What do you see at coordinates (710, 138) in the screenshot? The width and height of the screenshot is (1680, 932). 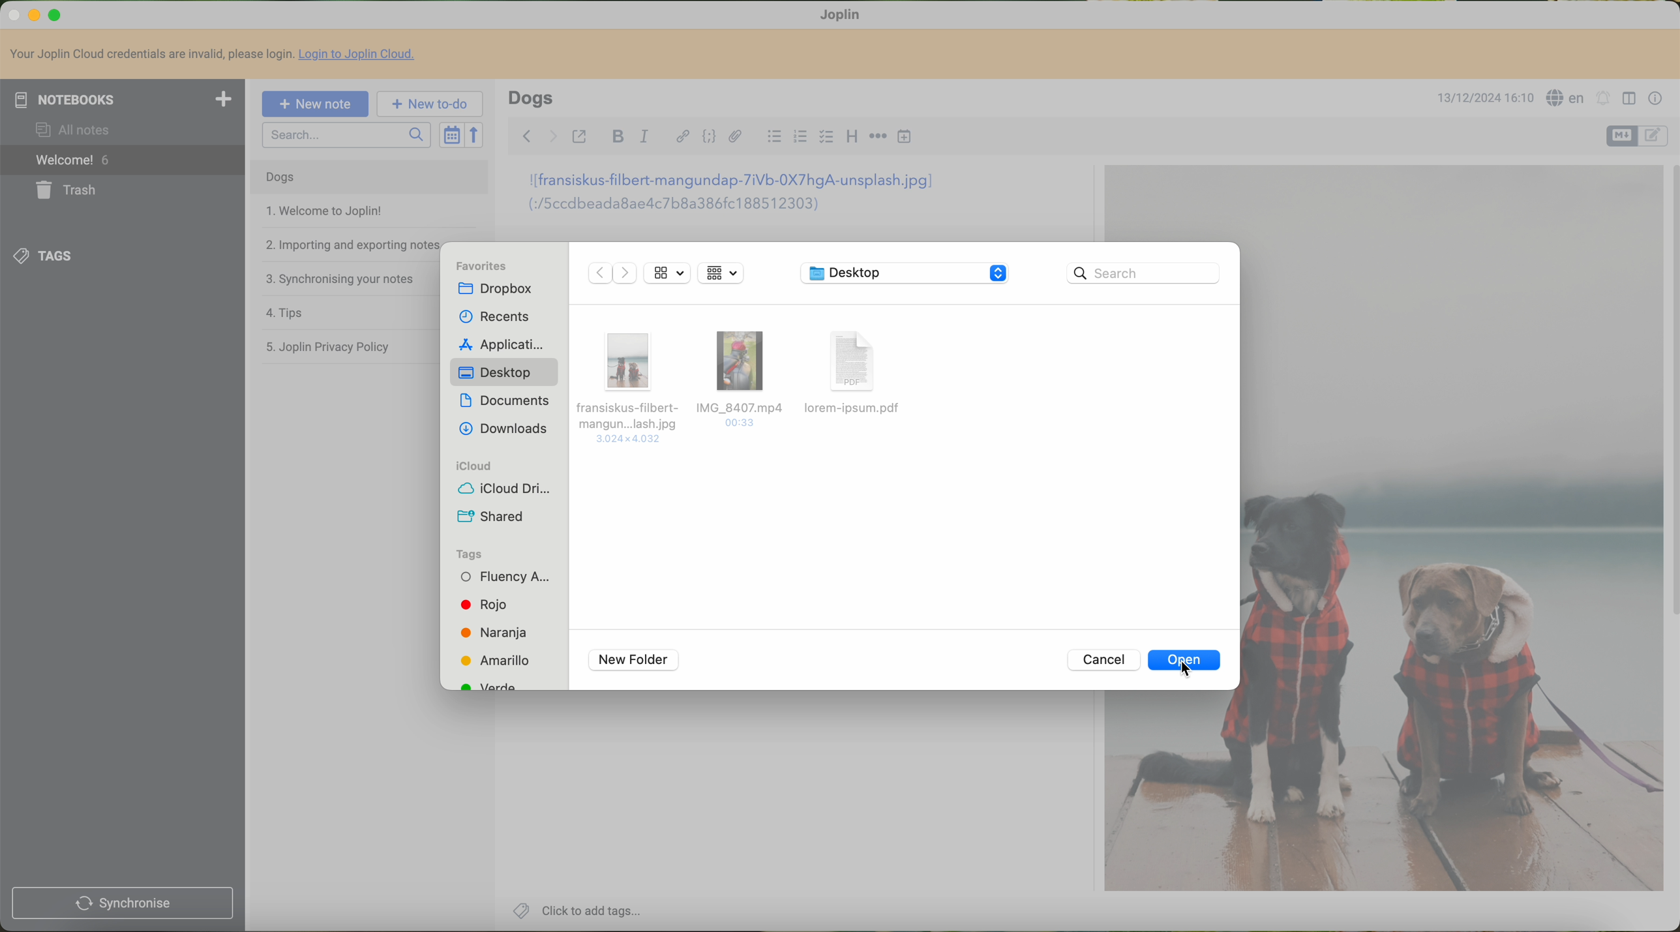 I see `code` at bounding box center [710, 138].